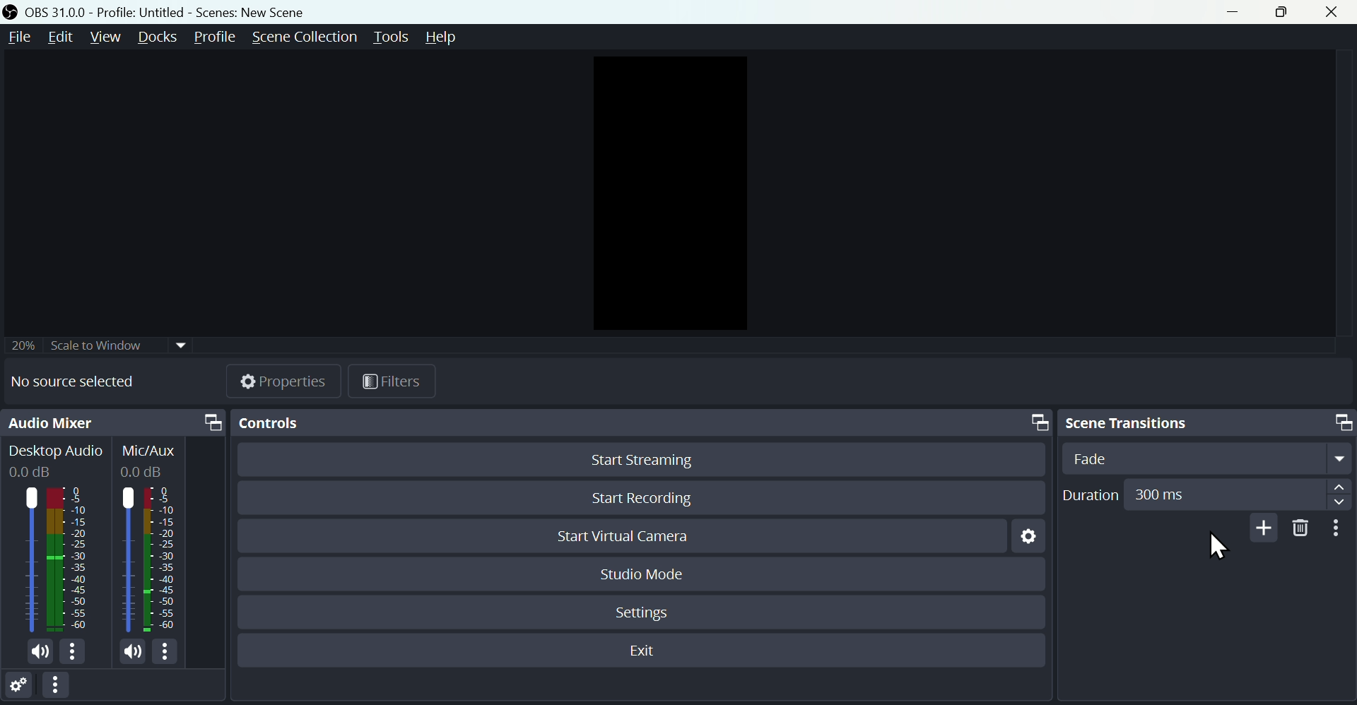 This screenshot has width=1357, height=705. Describe the element at coordinates (1219, 547) in the screenshot. I see `Cursor` at that location.